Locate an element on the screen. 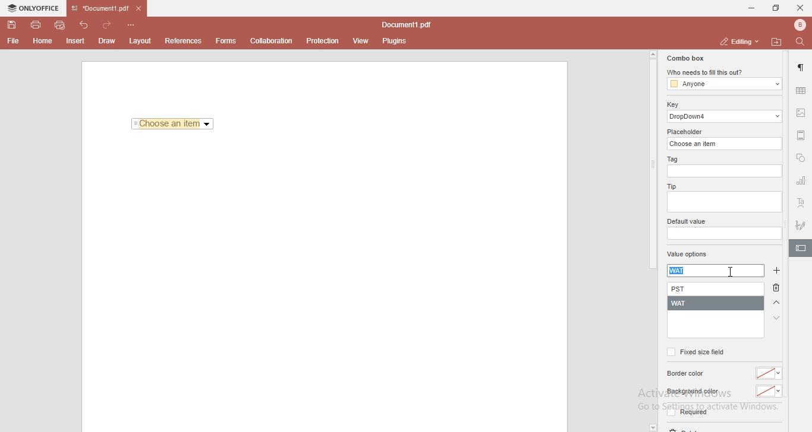 The height and width of the screenshot is (432, 812). Home is located at coordinates (43, 43).